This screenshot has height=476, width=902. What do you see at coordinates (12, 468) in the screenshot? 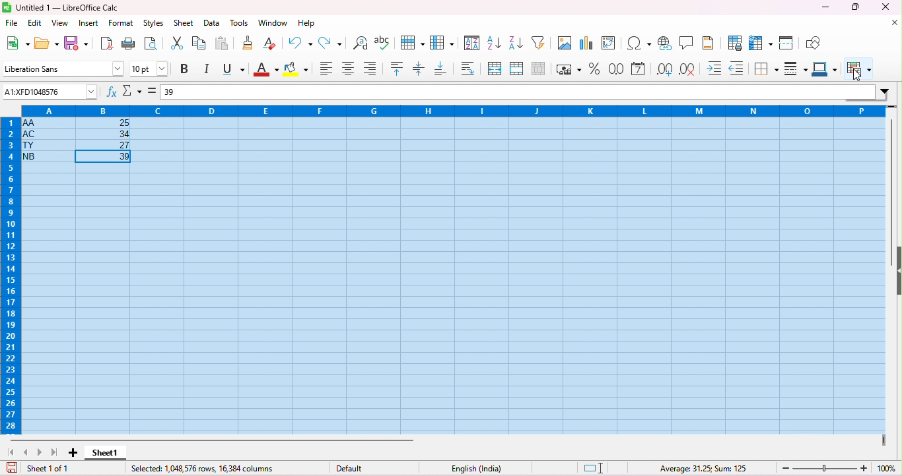
I see `save` at bounding box center [12, 468].